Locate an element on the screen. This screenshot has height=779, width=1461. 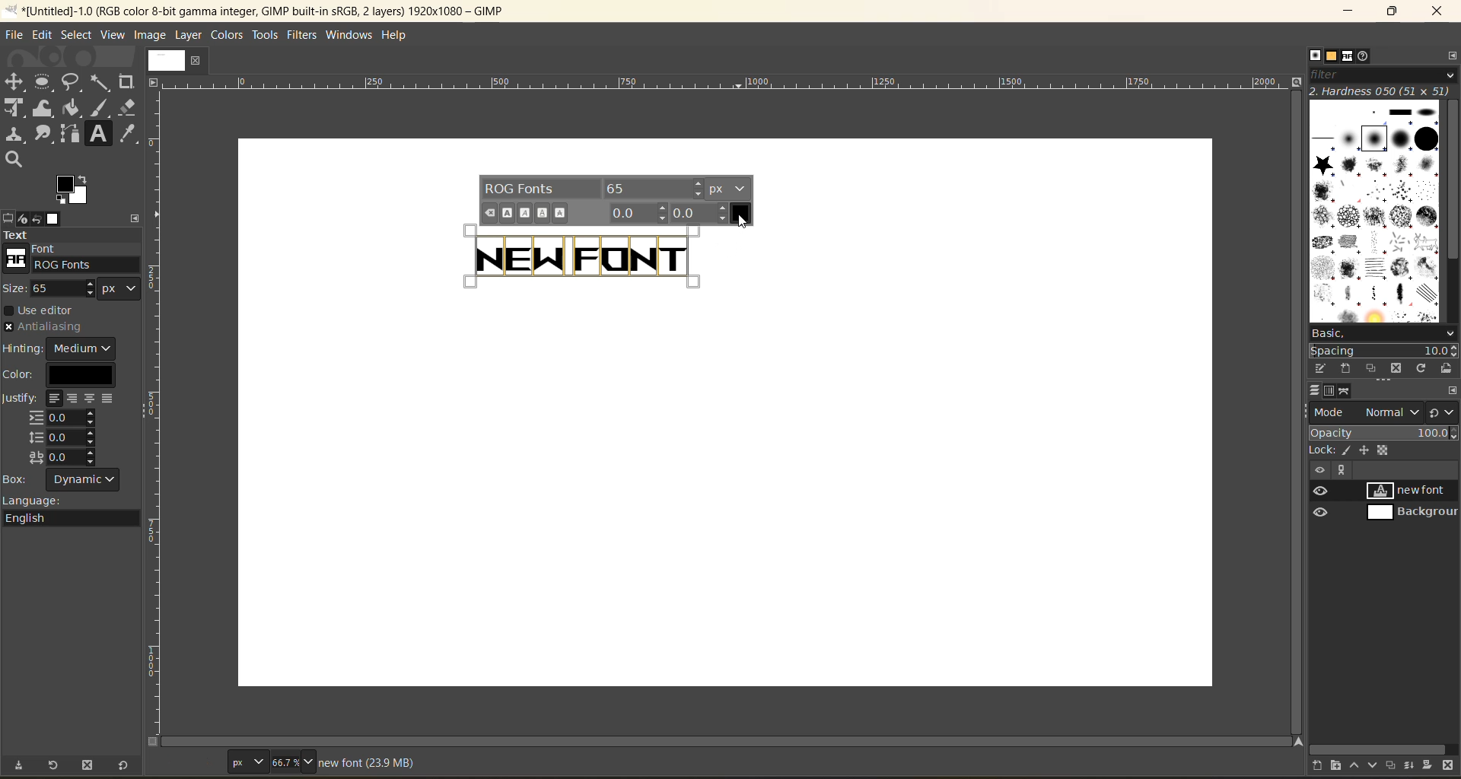
spacing is located at coordinates (1383, 351).